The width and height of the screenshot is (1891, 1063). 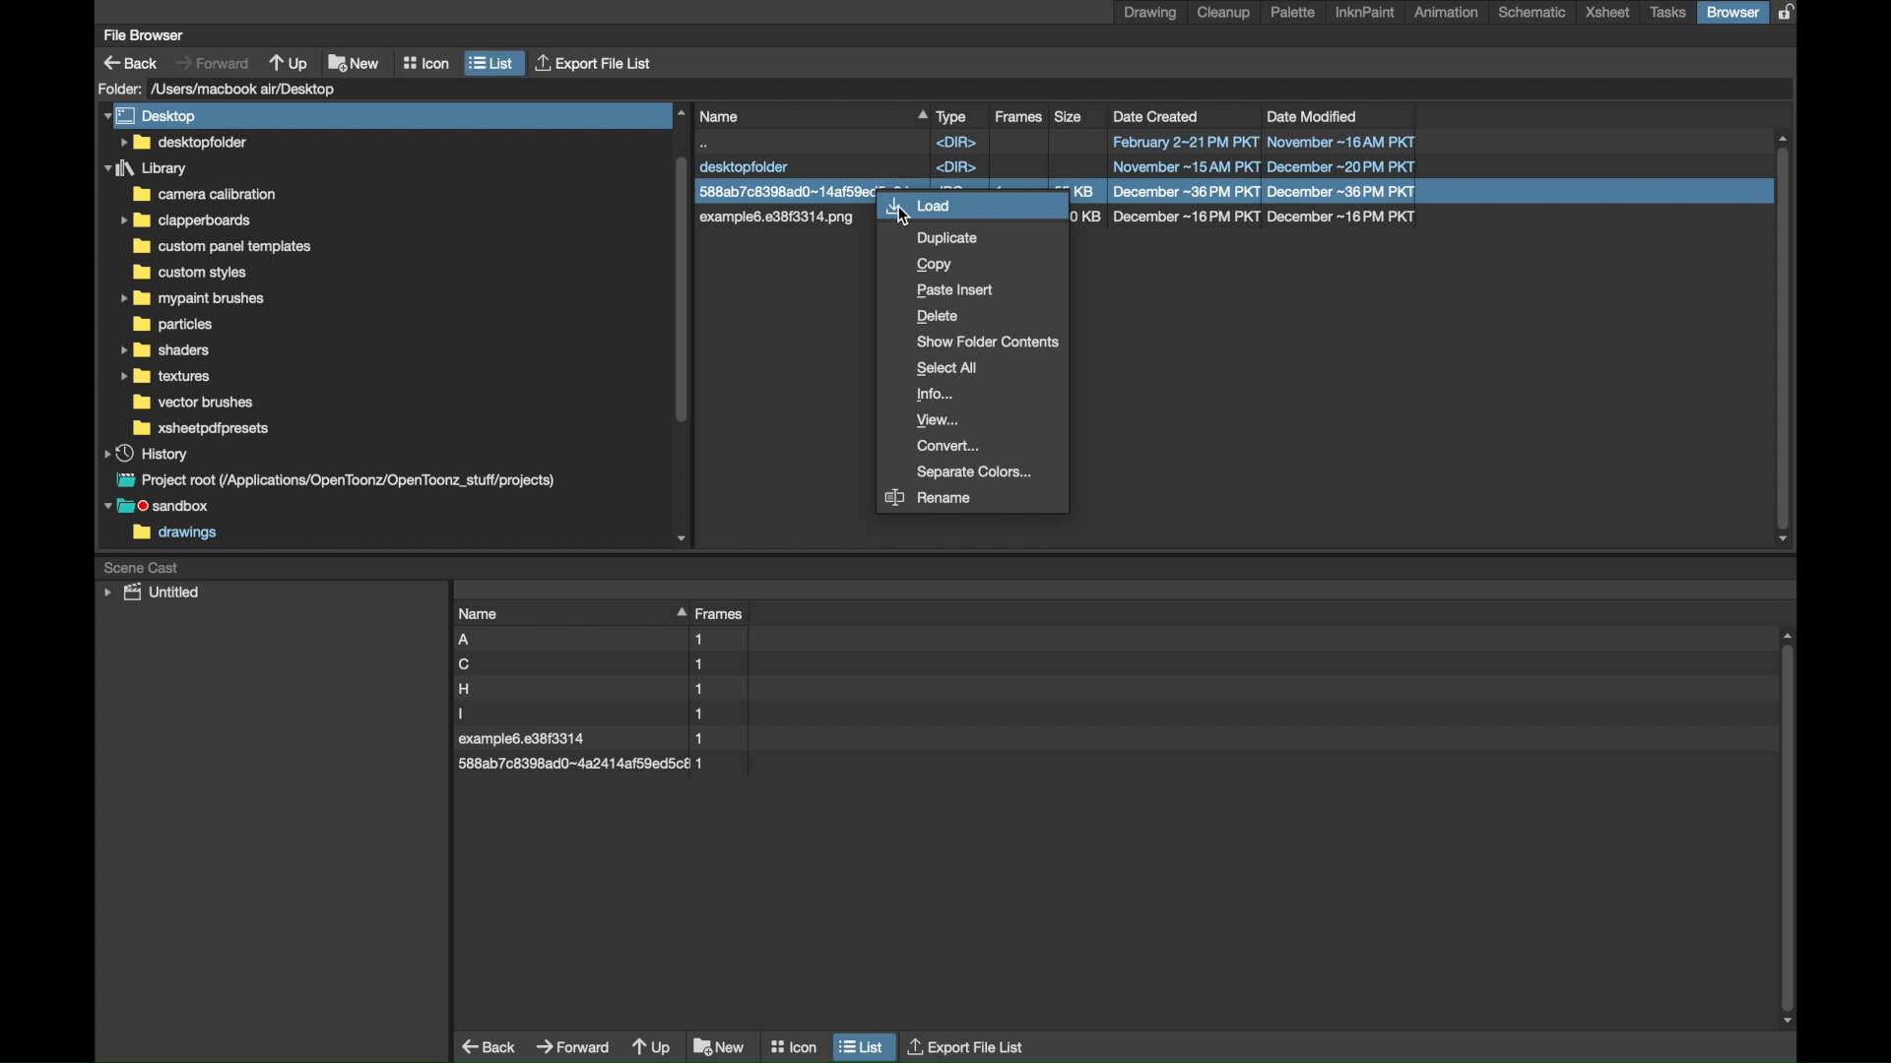 What do you see at coordinates (182, 142) in the screenshot?
I see `folder` at bounding box center [182, 142].